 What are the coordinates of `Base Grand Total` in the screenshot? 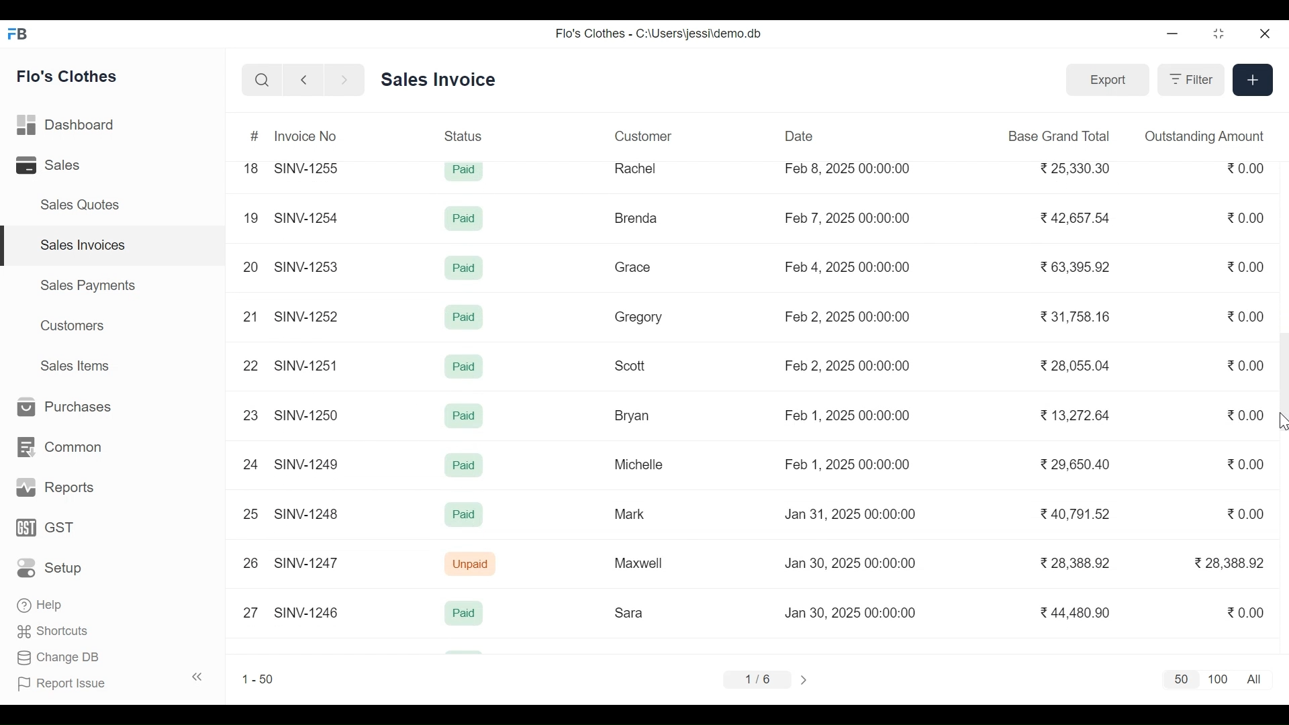 It's located at (1061, 135).